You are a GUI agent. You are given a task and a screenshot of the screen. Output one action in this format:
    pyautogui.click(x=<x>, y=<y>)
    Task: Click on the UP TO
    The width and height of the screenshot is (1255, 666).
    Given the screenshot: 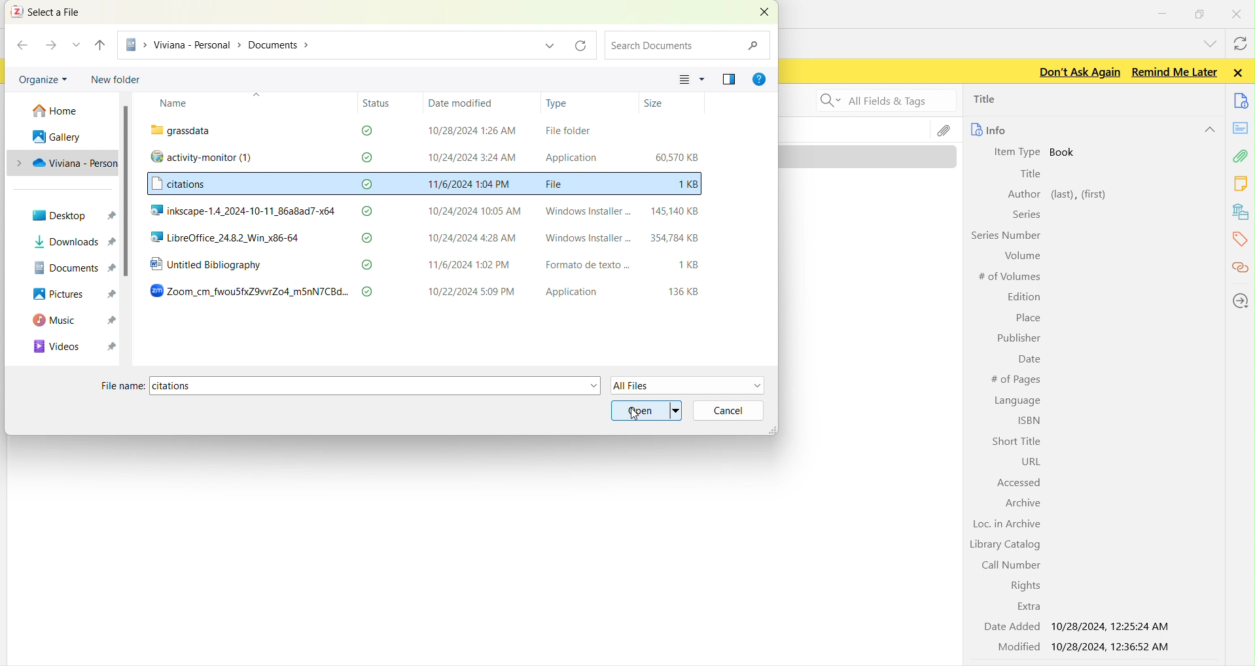 What is the action you would take?
    pyautogui.click(x=101, y=44)
    